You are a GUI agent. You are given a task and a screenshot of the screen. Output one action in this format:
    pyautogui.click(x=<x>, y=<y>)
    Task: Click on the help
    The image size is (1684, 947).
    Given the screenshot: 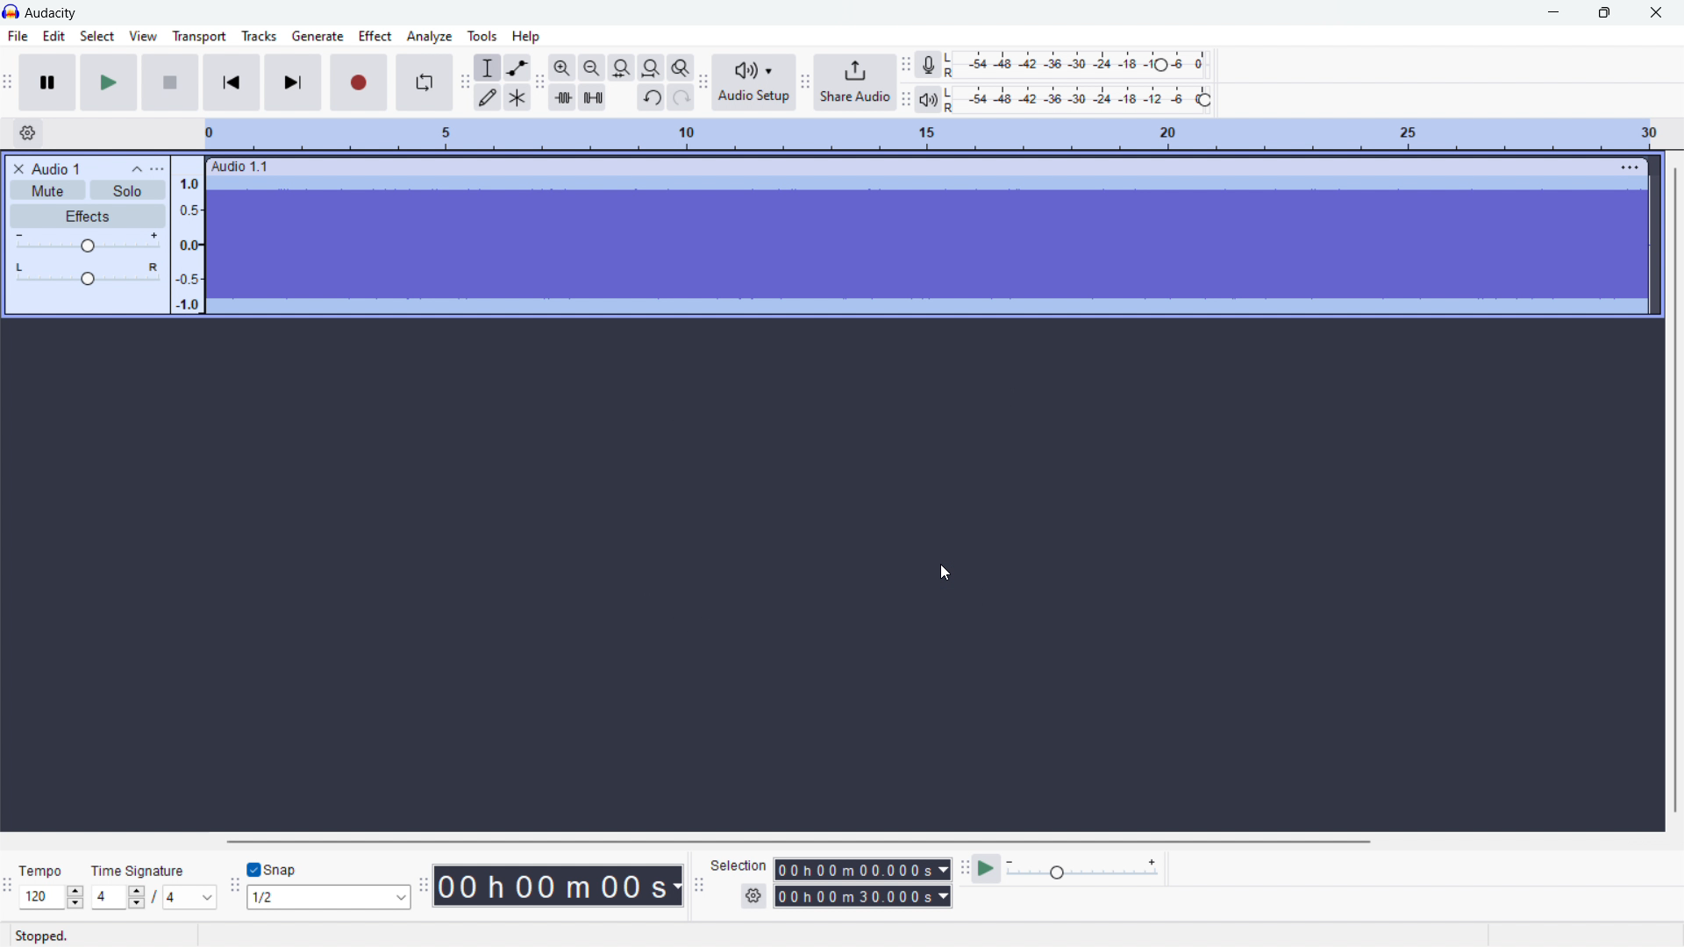 What is the action you would take?
    pyautogui.click(x=525, y=35)
    